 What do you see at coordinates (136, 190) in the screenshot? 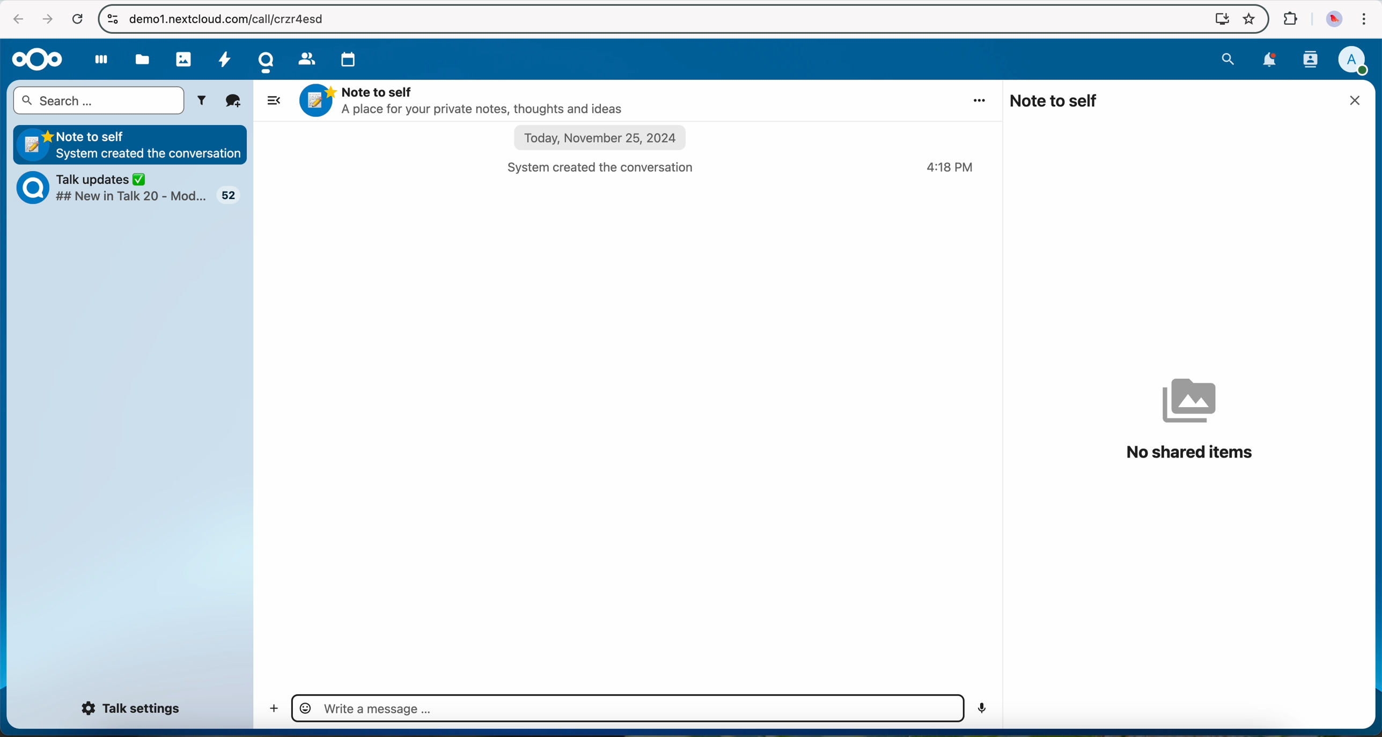
I see `Talk updates` at bounding box center [136, 190].